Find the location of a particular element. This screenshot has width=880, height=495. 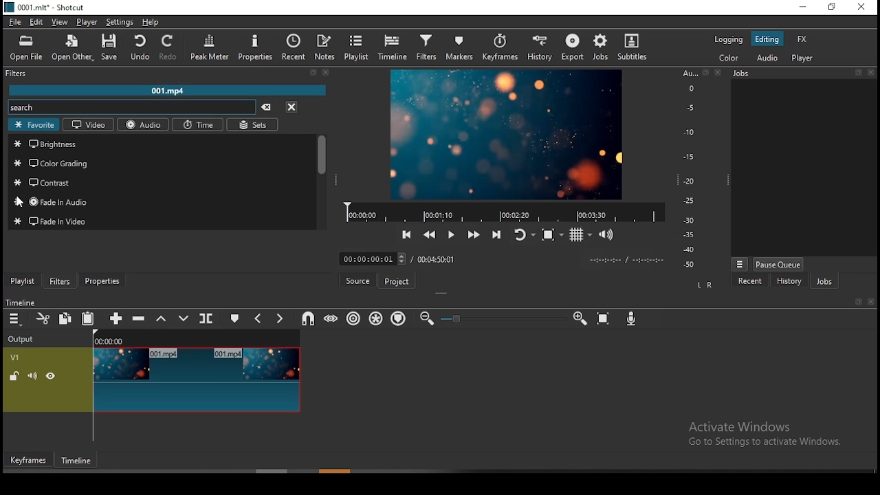

zoom in or zoom out slider is located at coordinates (503, 318).